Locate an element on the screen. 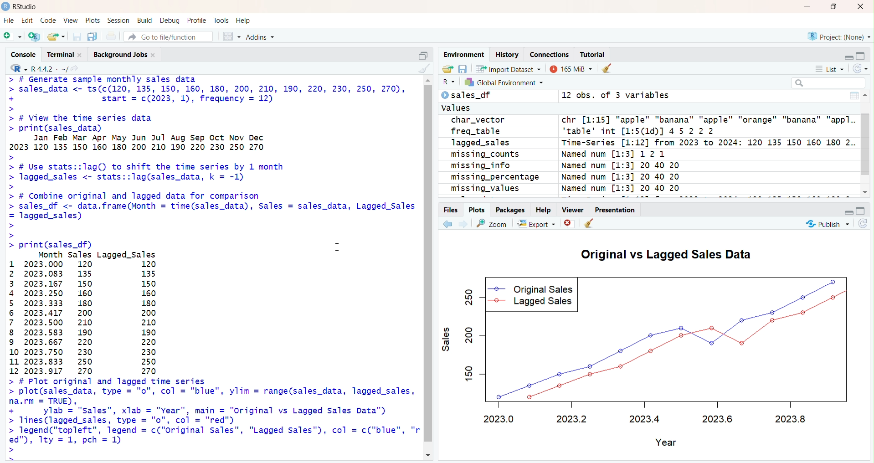  print(sales_df) is located at coordinates (62, 245).